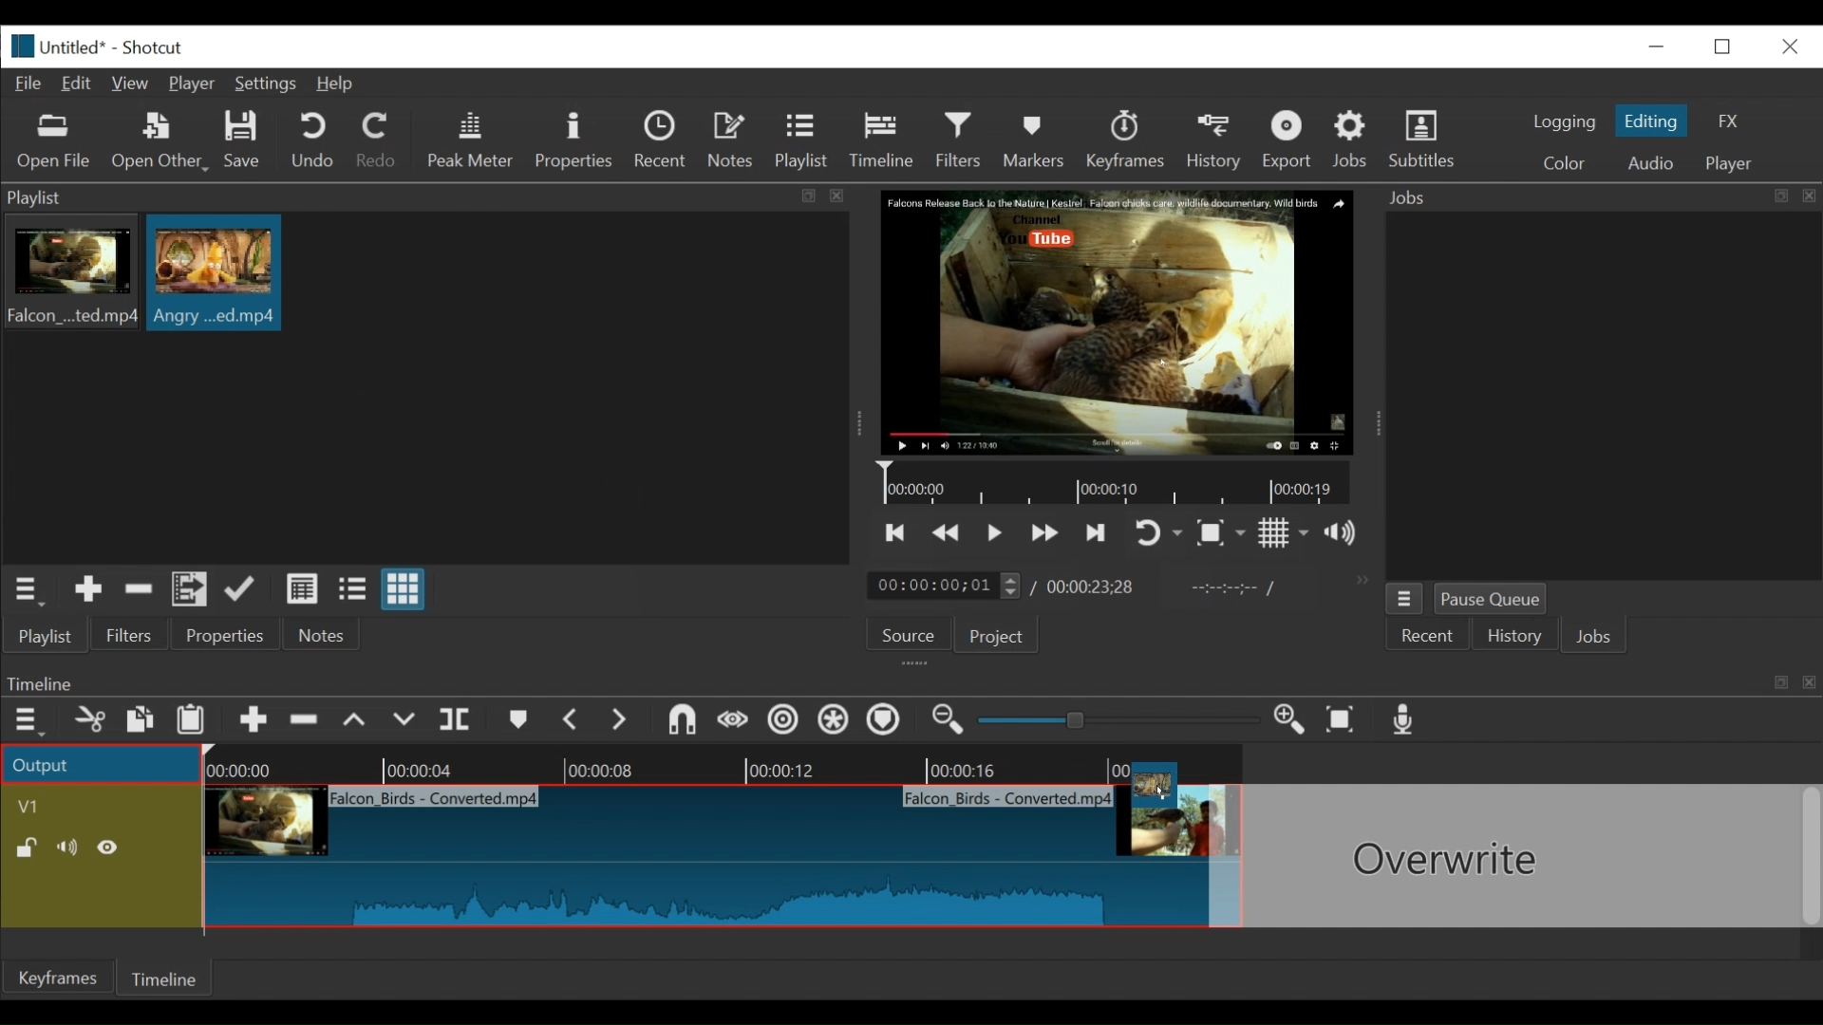 The width and height of the screenshot is (1823, 1025). Describe the element at coordinates (1422, 140) in the screenshot. I see `Subtitles` at that location.